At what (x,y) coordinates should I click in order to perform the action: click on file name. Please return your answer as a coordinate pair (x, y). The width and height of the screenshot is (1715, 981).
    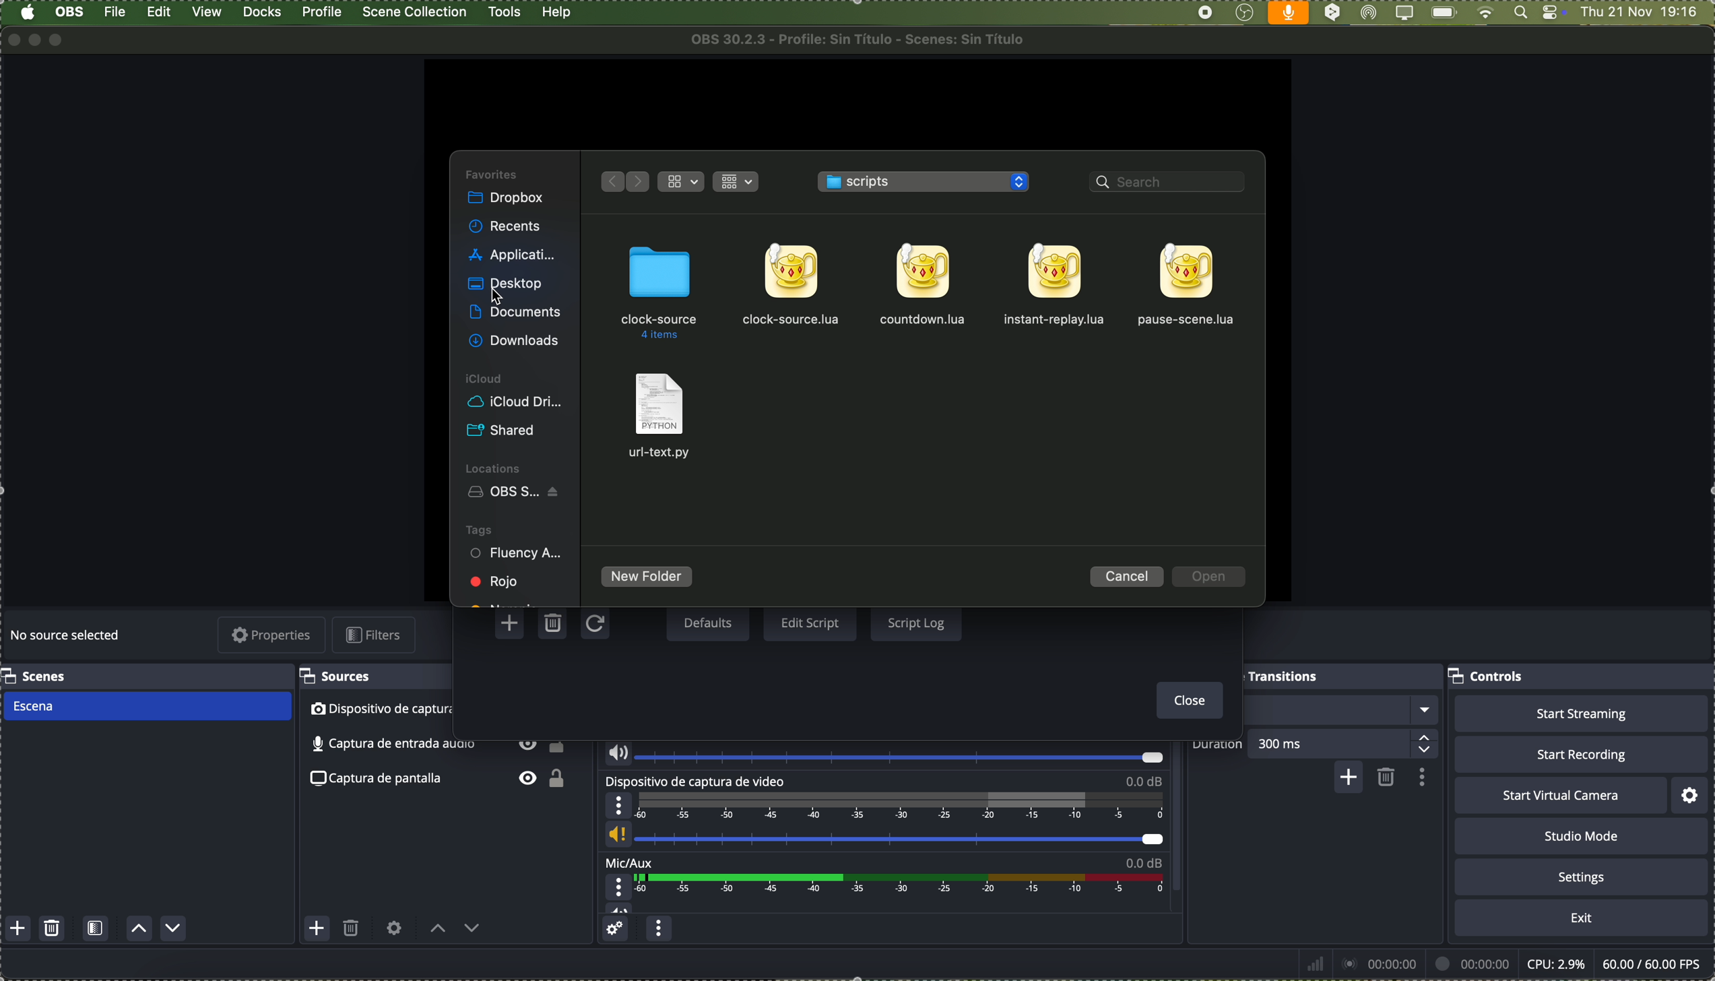
    Looking at the image, I should click on (863, 39).